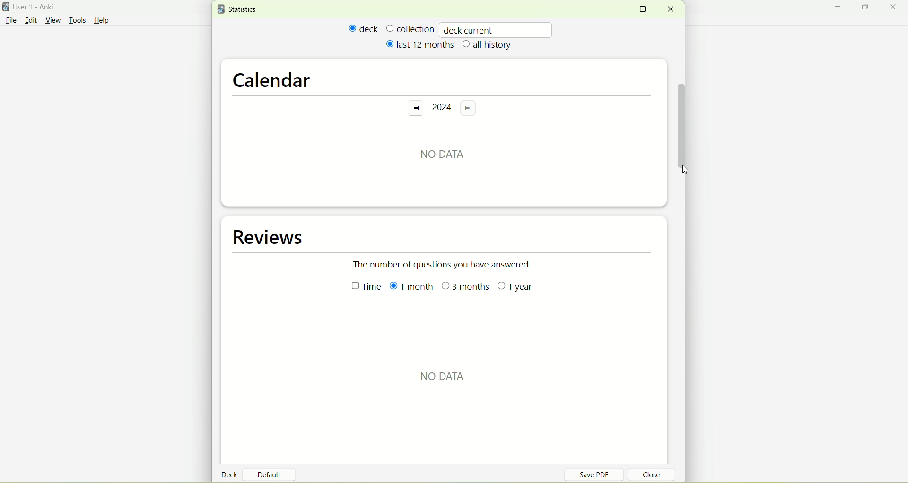  I want to click on Help, so click(102, 22).